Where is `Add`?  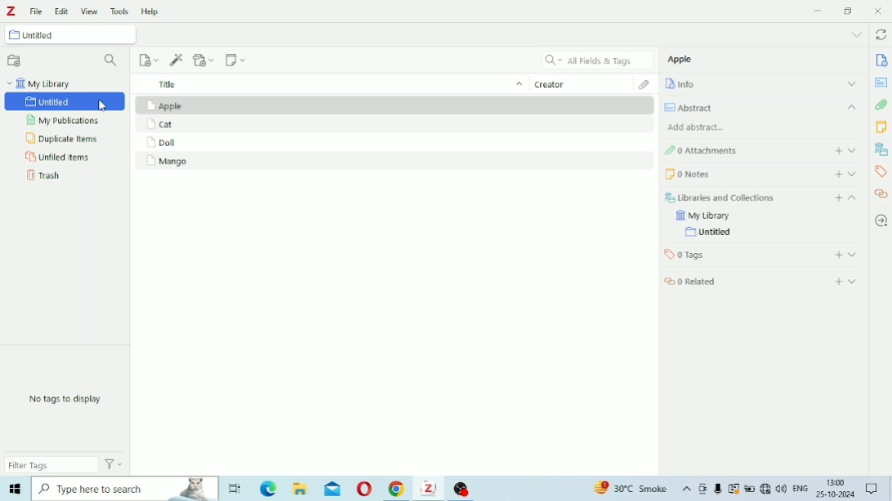
Add is located at coordinates (839, 198).